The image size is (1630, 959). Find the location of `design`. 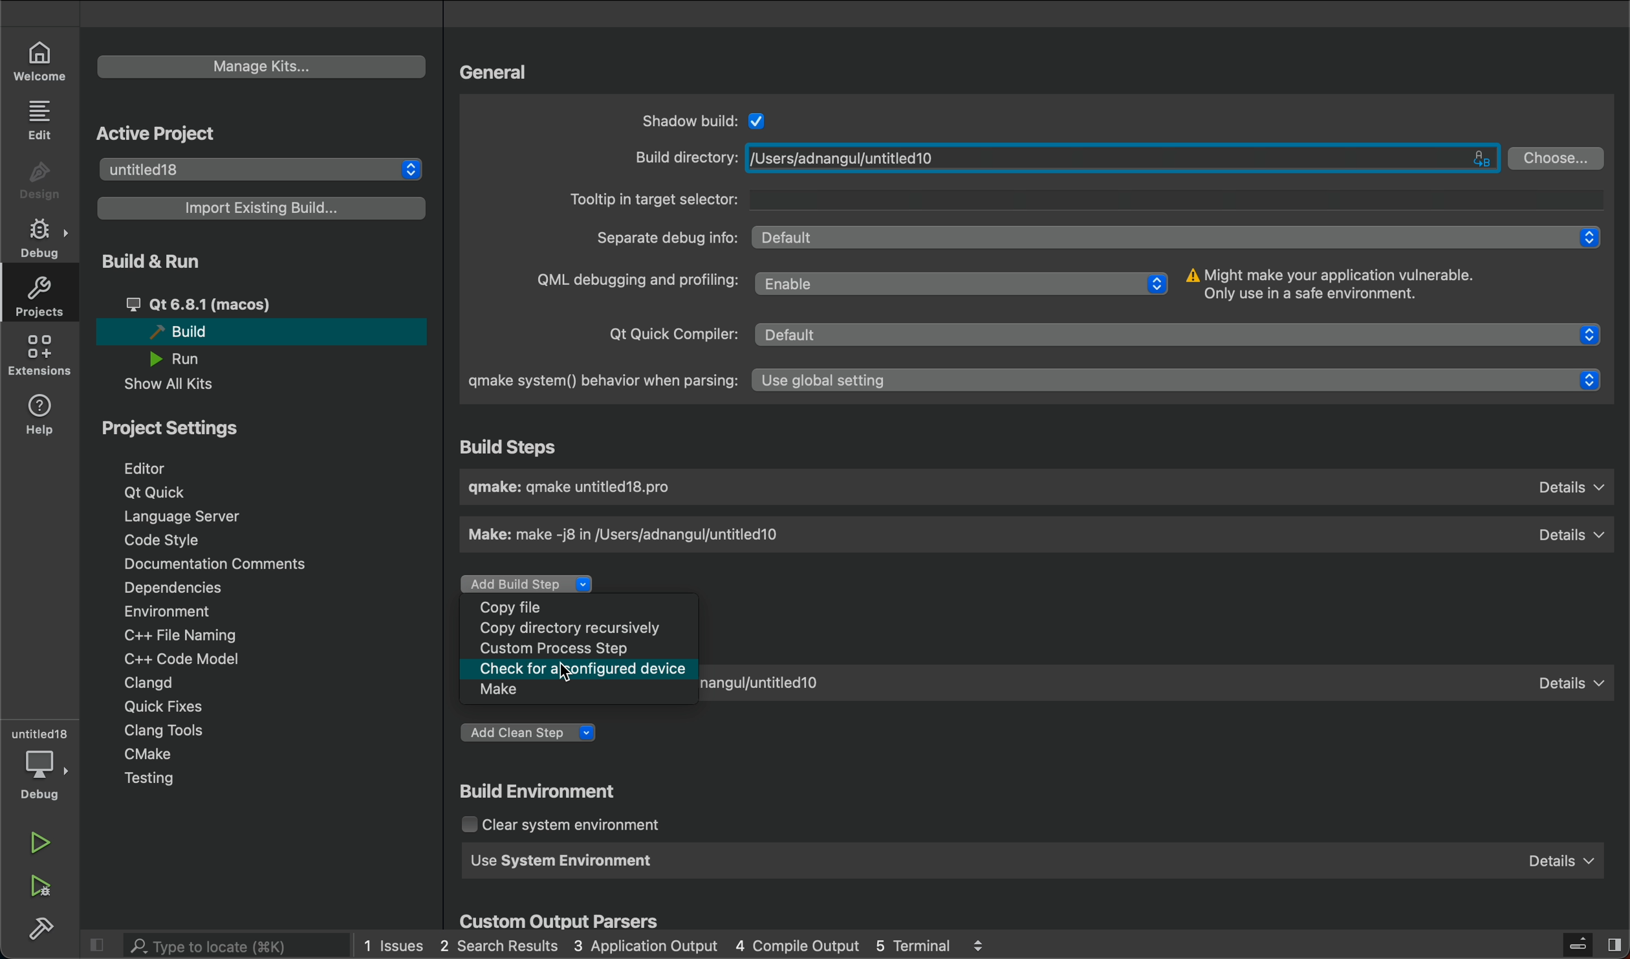

design is located at coordinates (41, 180).